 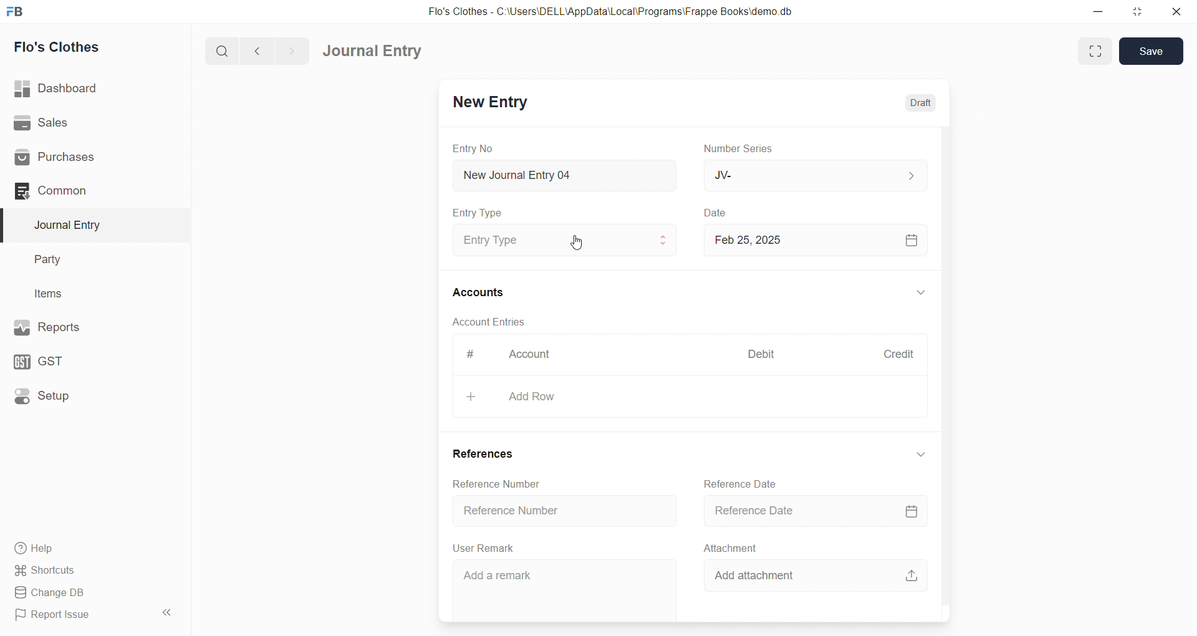 I want to click on Scroll bar, so click(x=953, y=357).